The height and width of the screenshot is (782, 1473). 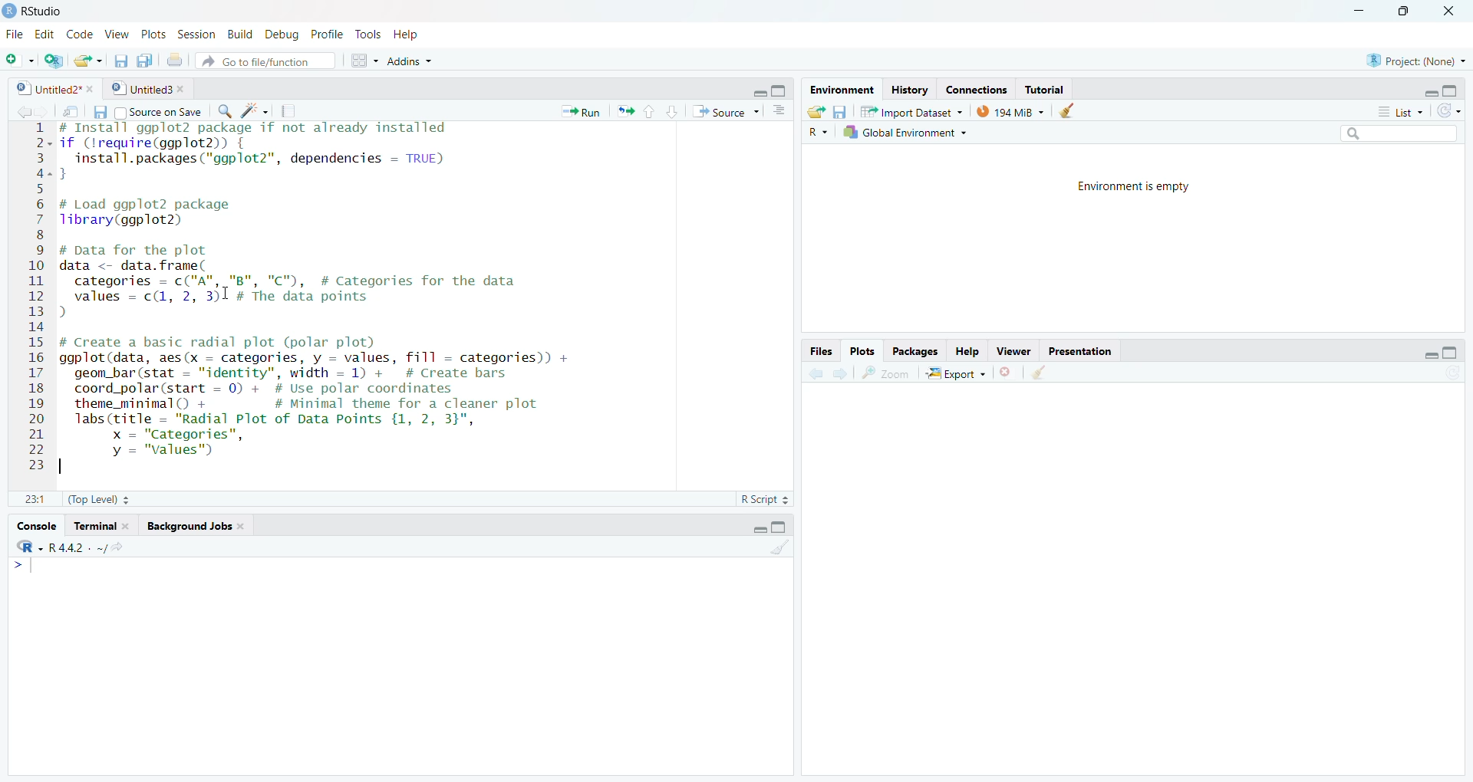 I want to click on R442. ~/, so click(x=77, y=548).